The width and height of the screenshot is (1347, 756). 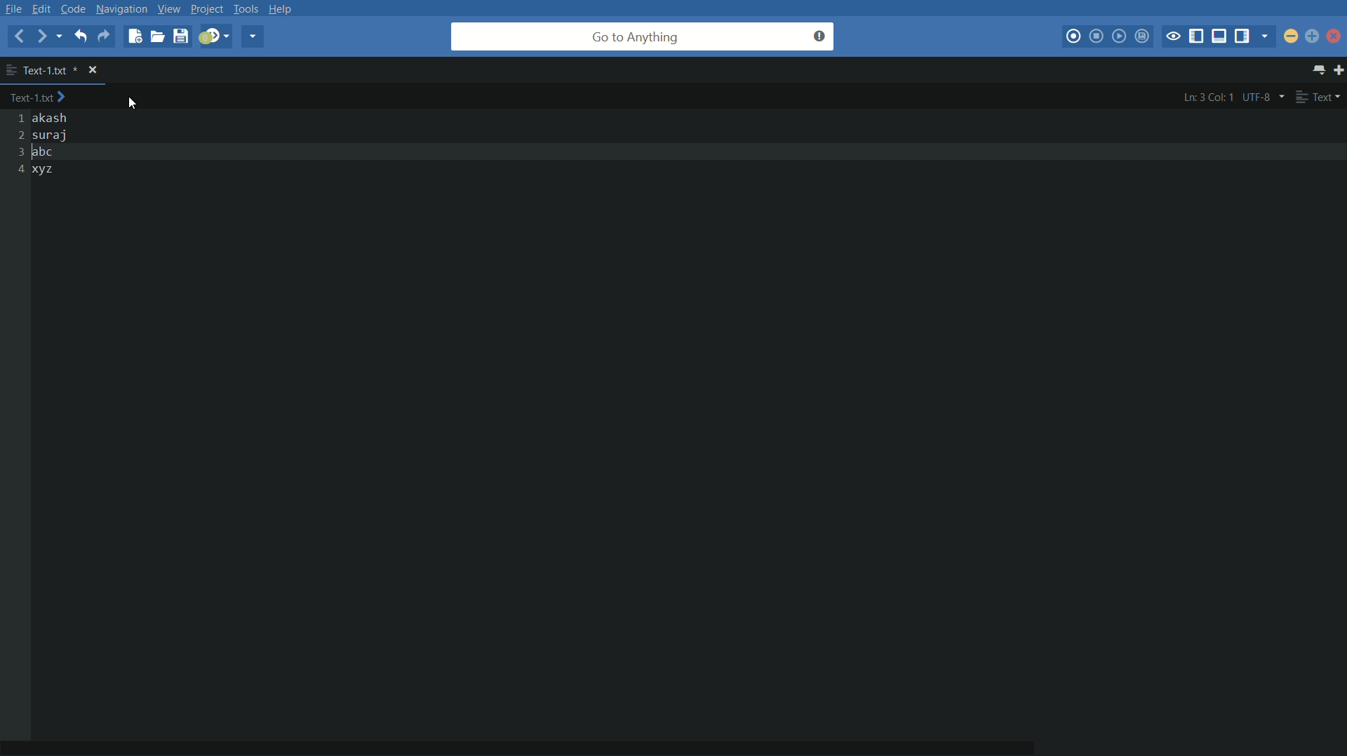 What do you see at coordinates (206, 11) in the screenshot?
I see `project ` at bounding box center [206, 11].